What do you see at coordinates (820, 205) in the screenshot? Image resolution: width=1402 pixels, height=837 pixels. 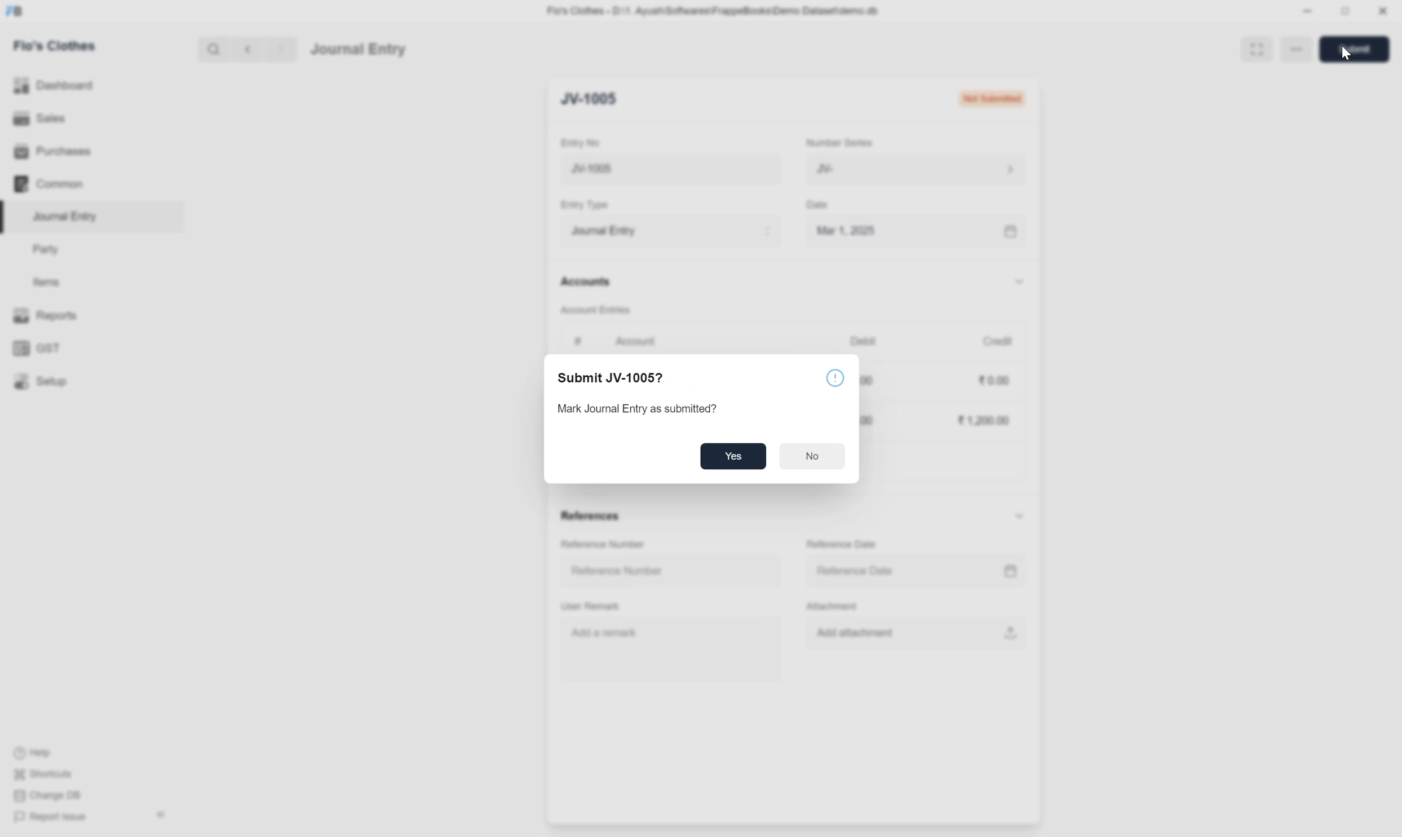 I see `Date` at bounding box center [820, 205].